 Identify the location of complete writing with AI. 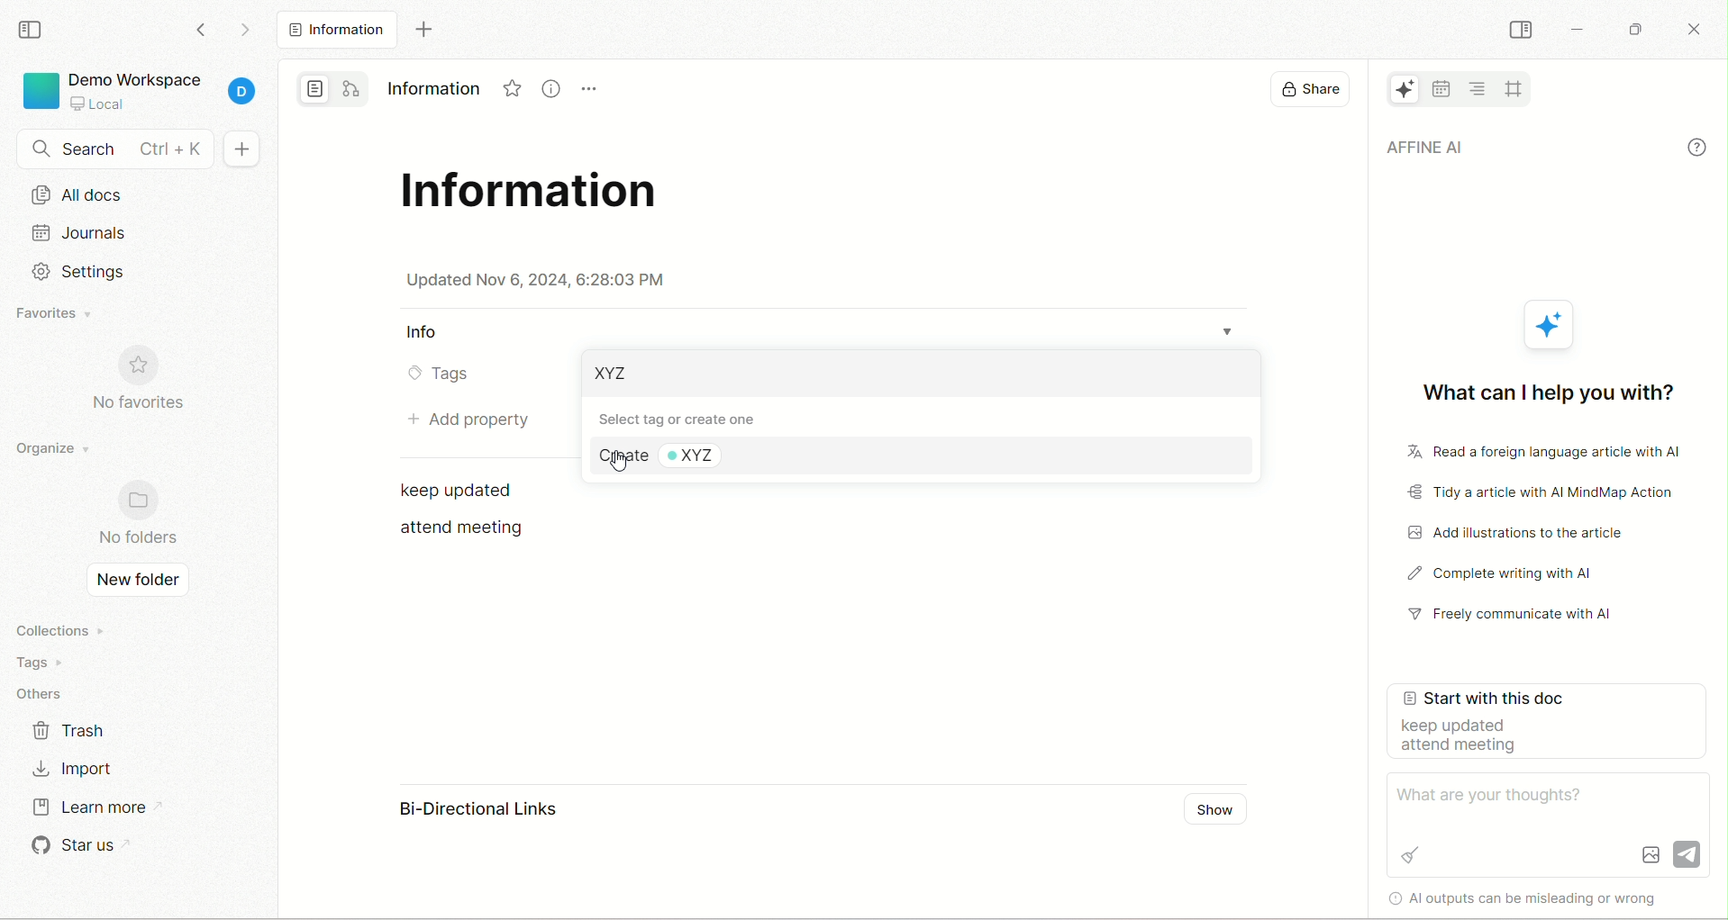
(1521, 576).